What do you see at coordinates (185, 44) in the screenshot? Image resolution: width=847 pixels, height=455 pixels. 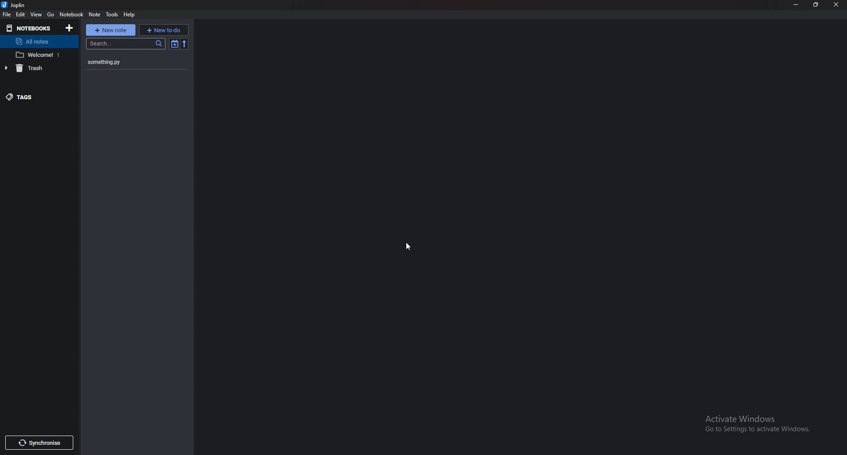 I see `Reverse sort order` at bounding box center [185, 44].